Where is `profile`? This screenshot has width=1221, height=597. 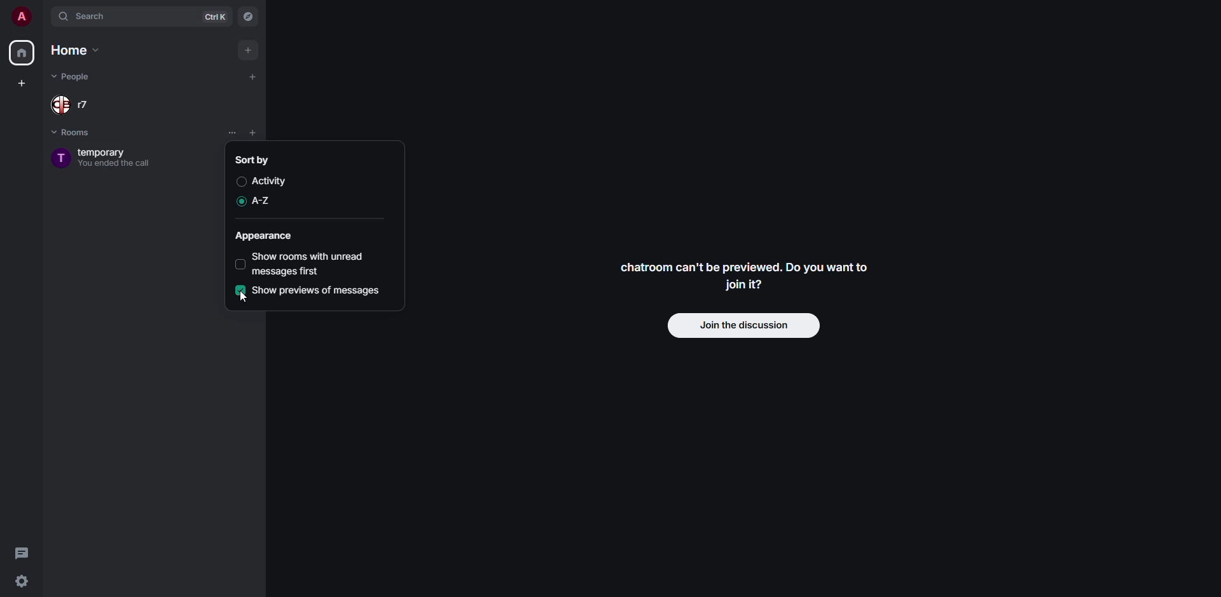 profile is located at coordinates (20, 17).